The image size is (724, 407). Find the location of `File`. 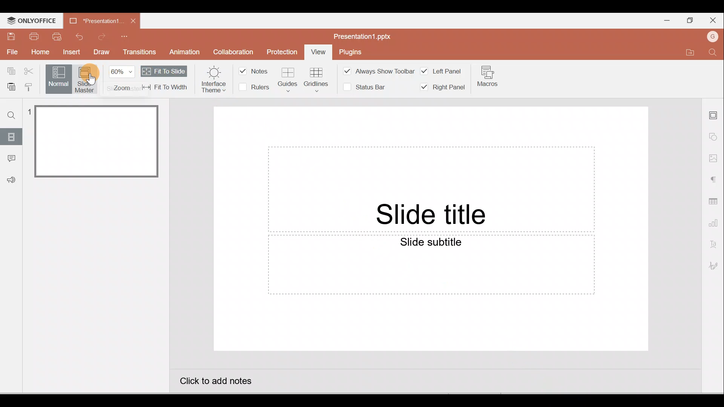

File is located at coordinates (11, 53).